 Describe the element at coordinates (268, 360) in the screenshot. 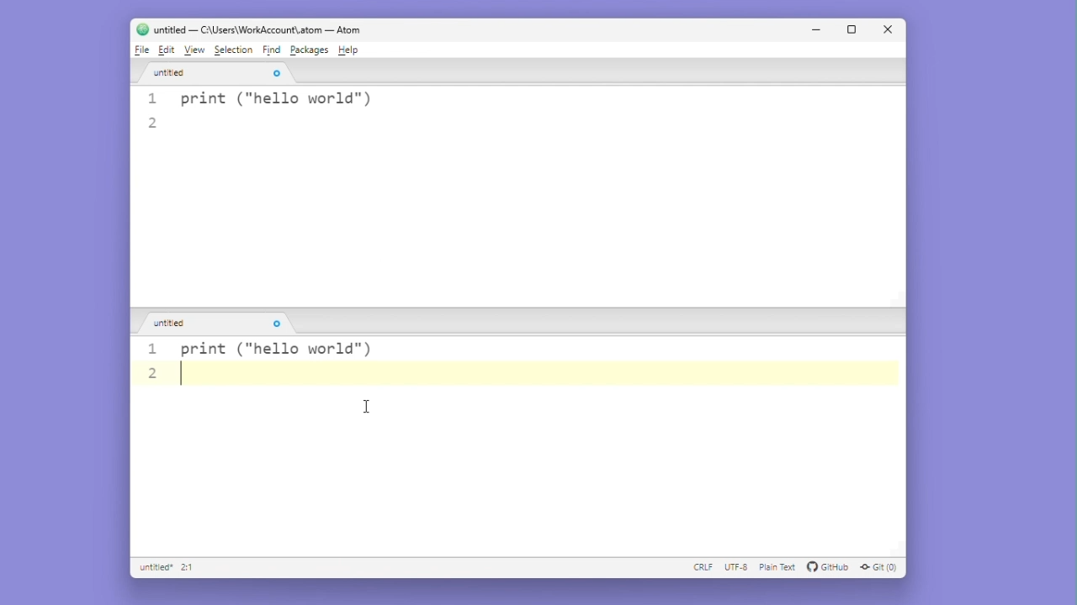

I see `1 print ("hello world") 2` at that location.